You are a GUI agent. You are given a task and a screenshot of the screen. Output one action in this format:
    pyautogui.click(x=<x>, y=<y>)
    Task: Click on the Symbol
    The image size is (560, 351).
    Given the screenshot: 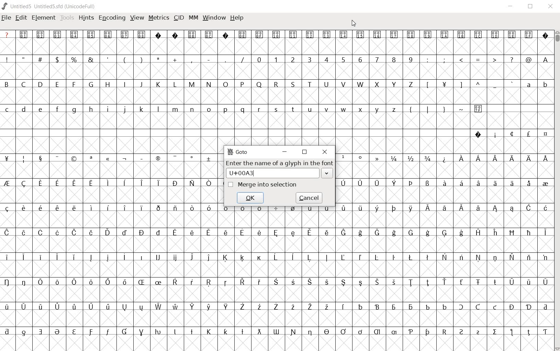 What is the action you would take?
    pyautogui.click(x=293, y=257)
    